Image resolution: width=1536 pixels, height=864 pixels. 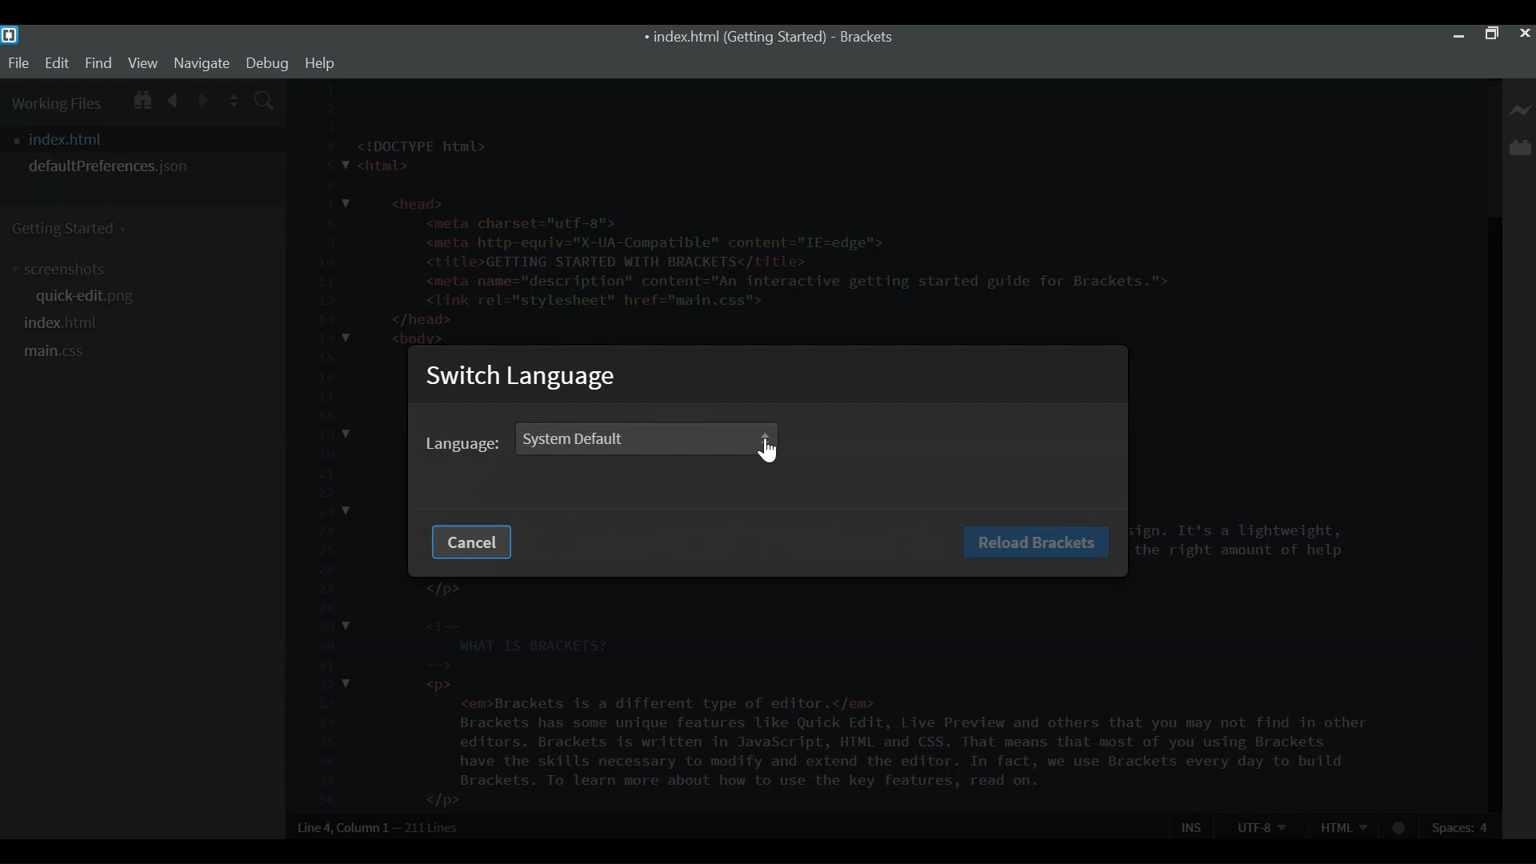 What do you see at coordinates (770, 452) in the screenshot?
I see `Cursor on system default` at bounding box center [770, 452].